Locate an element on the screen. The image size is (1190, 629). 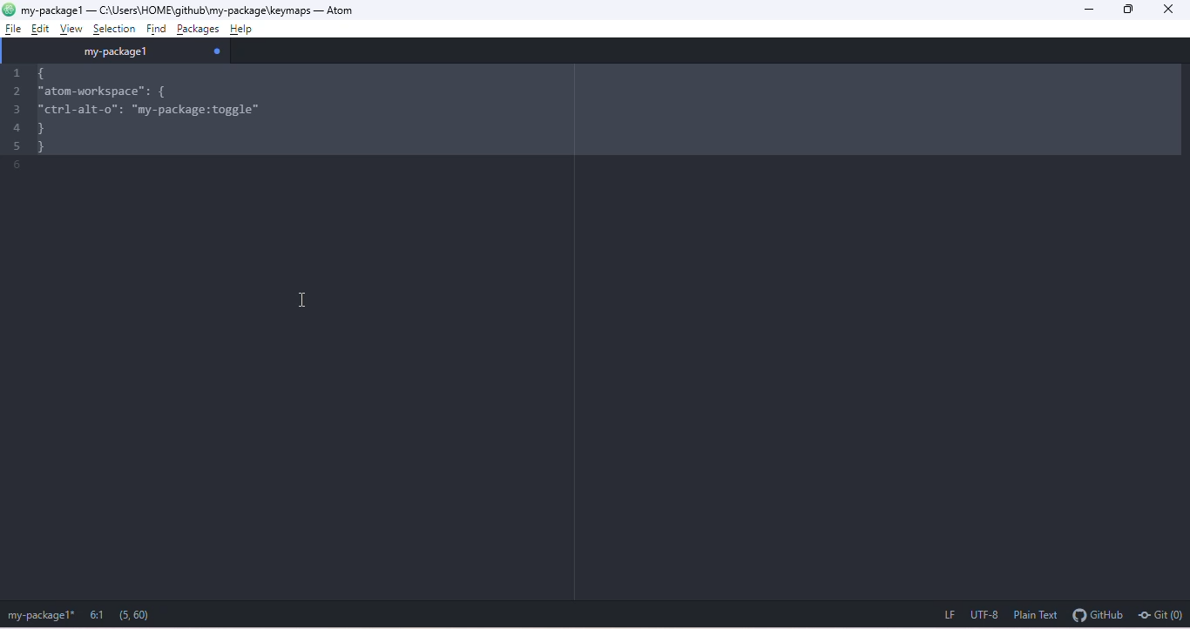
file is located at coordinates (10, 30).